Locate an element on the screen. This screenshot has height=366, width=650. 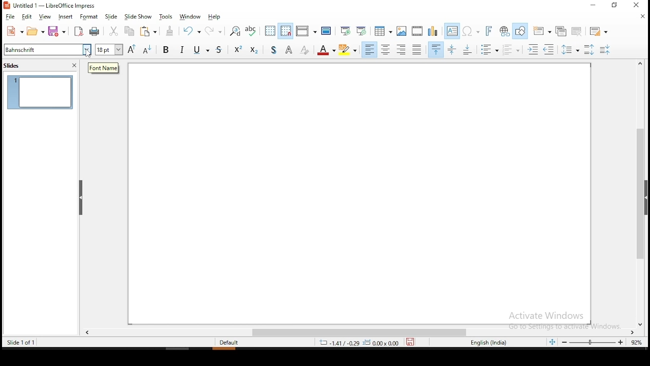
duplicate slide is located at coordinates (563, 30).